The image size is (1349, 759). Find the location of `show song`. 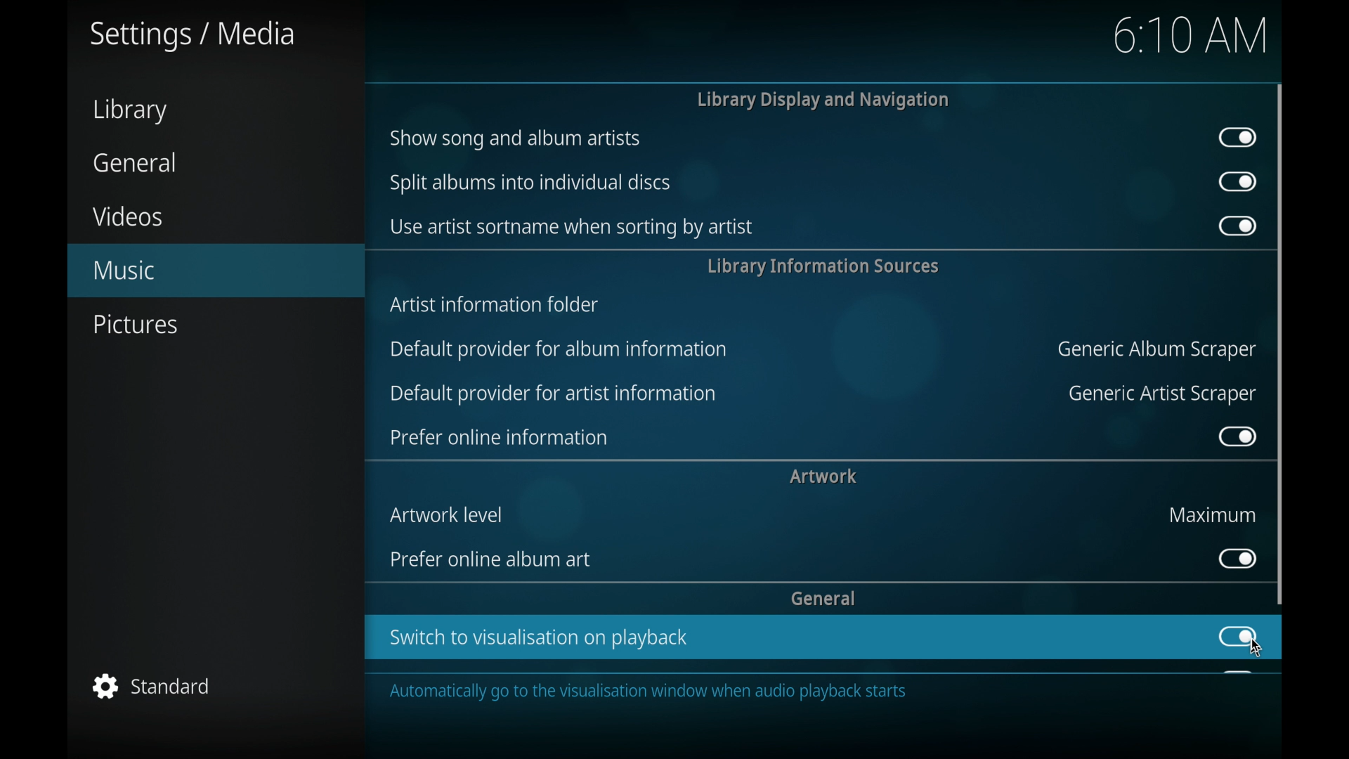

show song is located at coordinates (515, 138).